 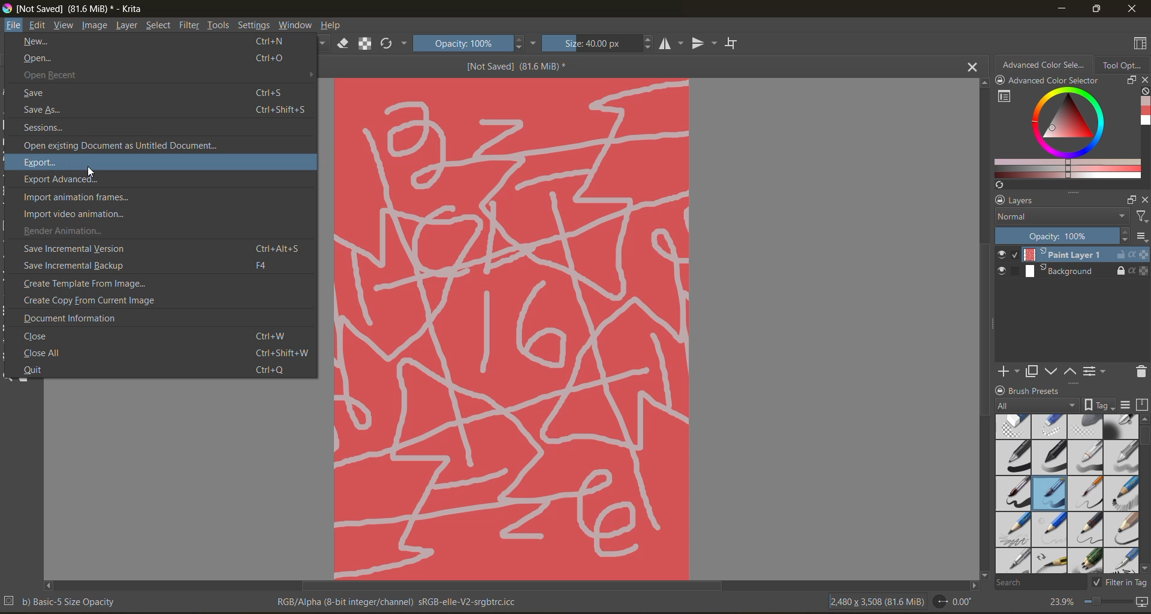 What do you see at coordinates (1053, 82) in the screenshot?
I see `Advanced color selector` at bounding box center [1053, 82].